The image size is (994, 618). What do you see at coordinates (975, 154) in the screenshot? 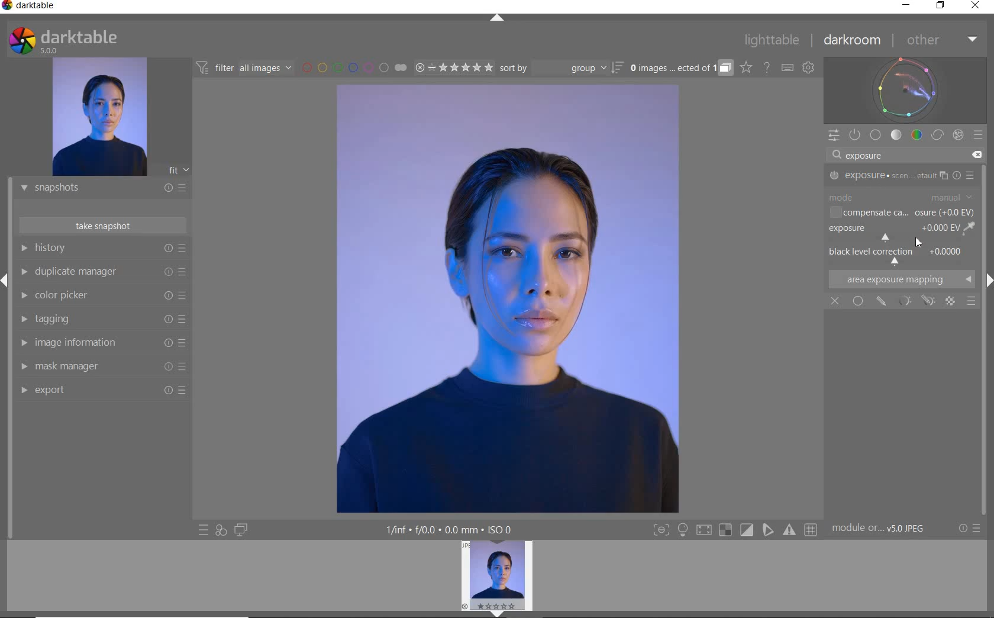
I see `Clear` at bounding box center [975, 154].